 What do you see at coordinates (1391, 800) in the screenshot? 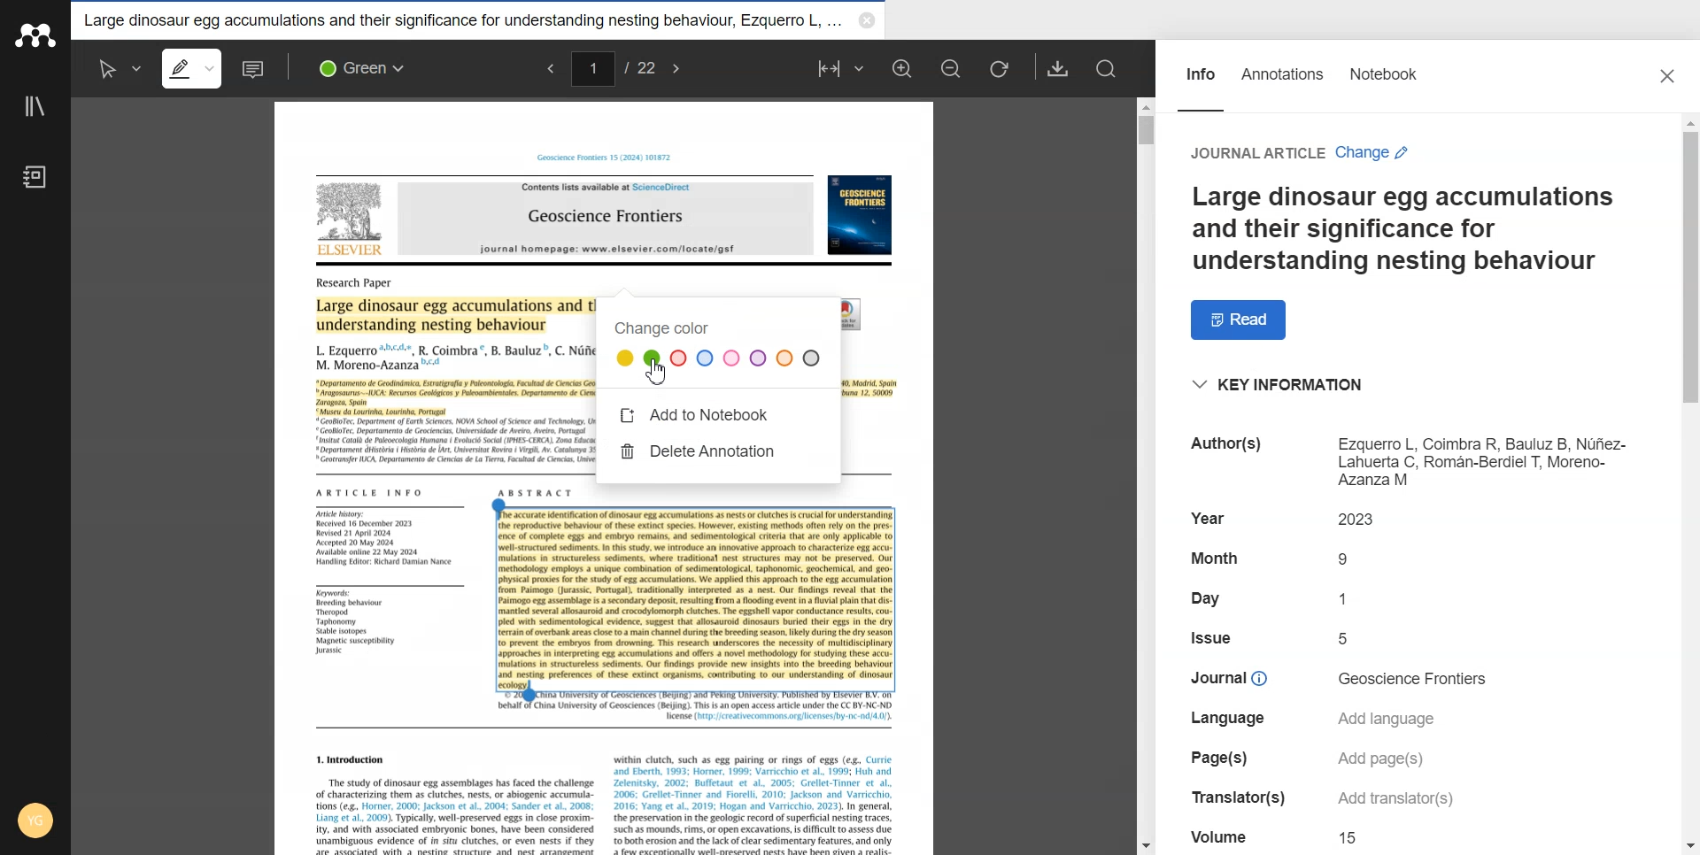
I see `text` at bounding box center [1391, 800].